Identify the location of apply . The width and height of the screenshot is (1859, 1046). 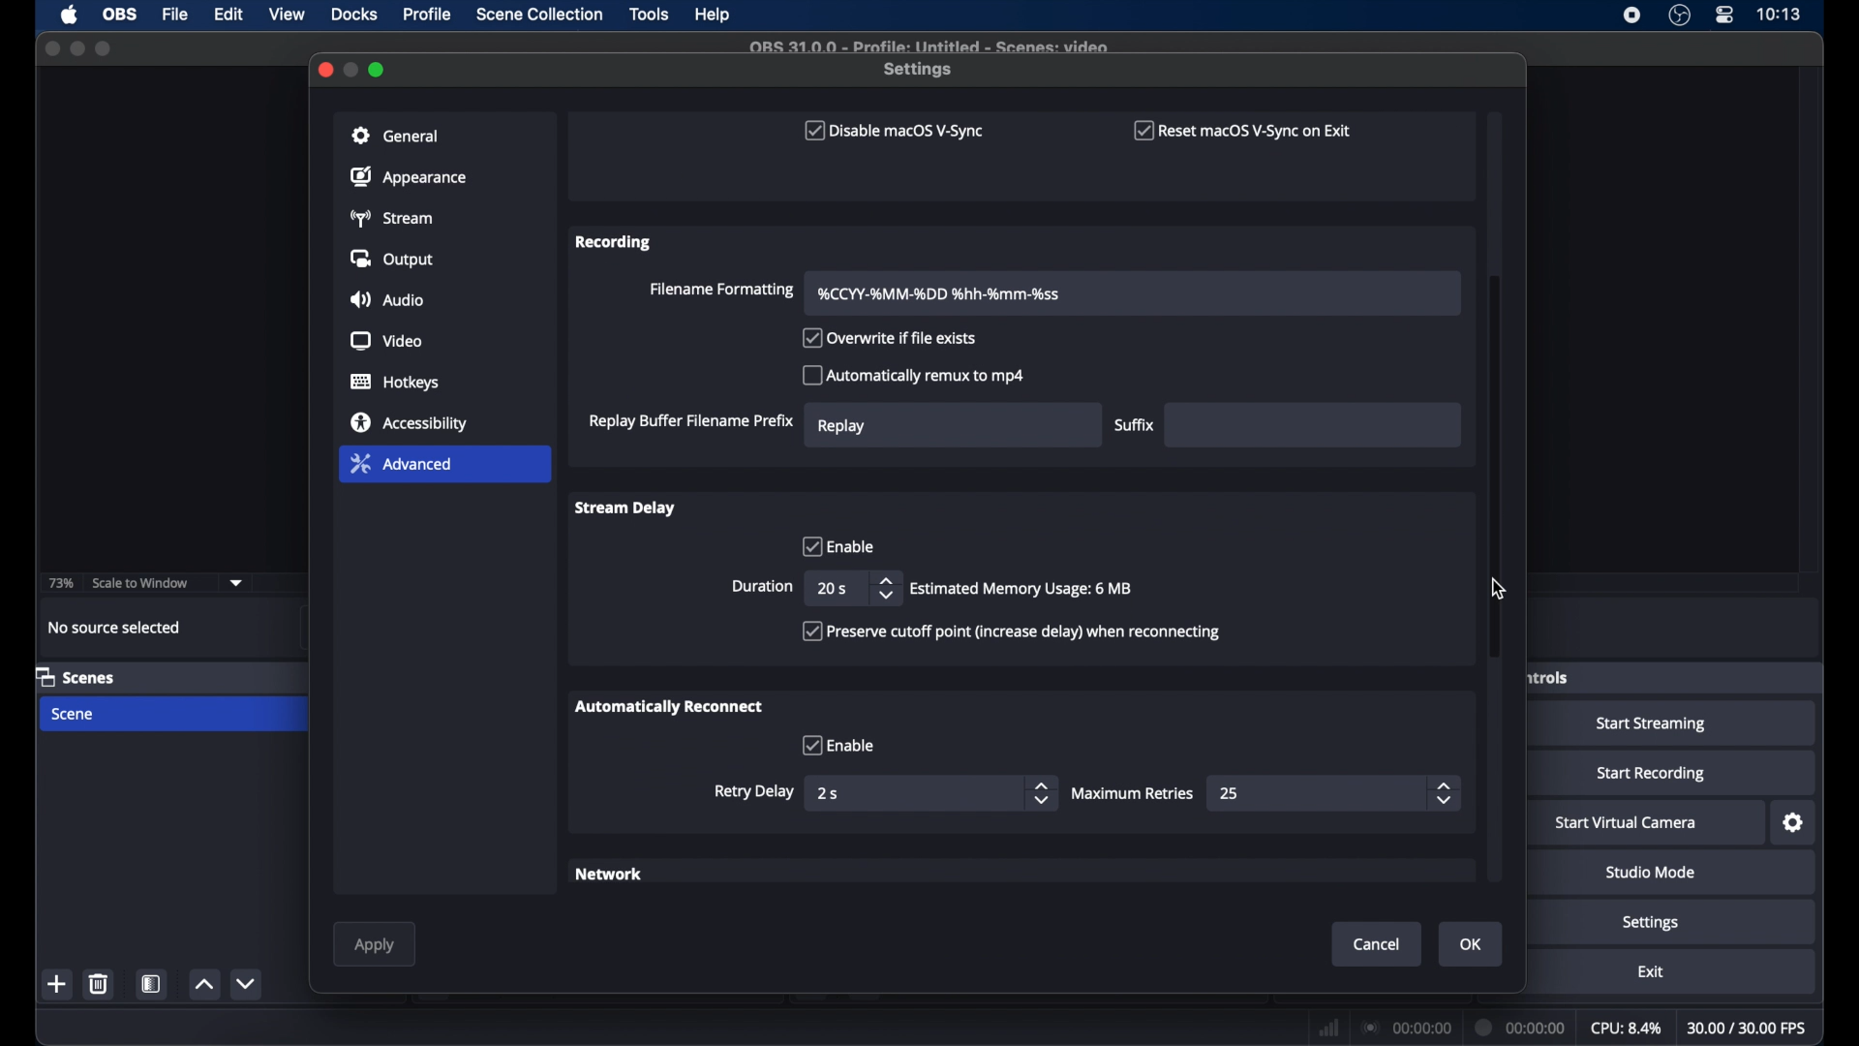
(374, 945).